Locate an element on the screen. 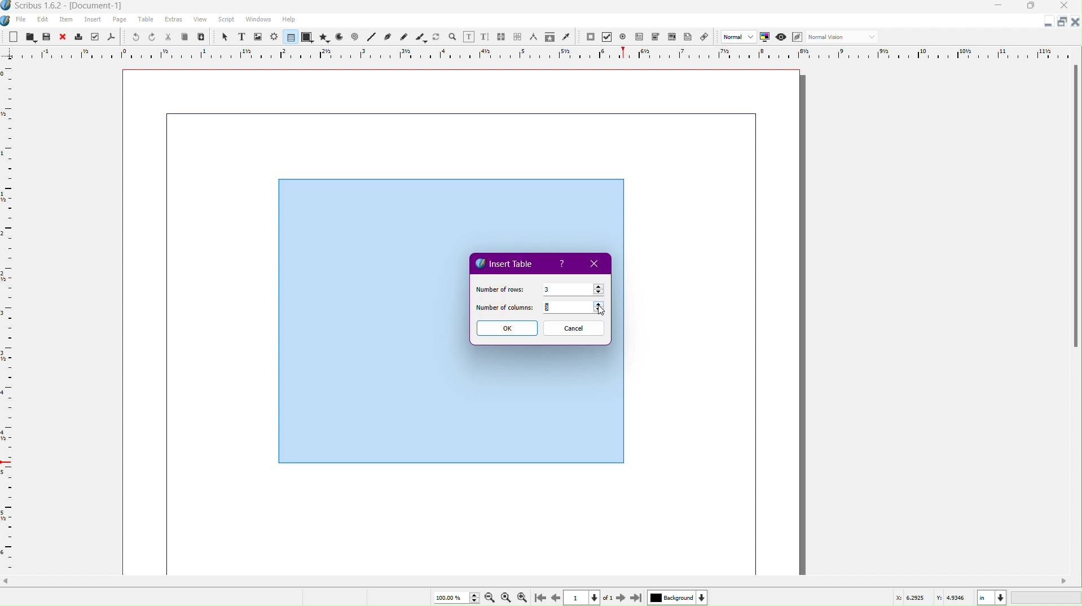 This screenshot has width=1082, height=606. Measurements is located at coordinates (535, 37).